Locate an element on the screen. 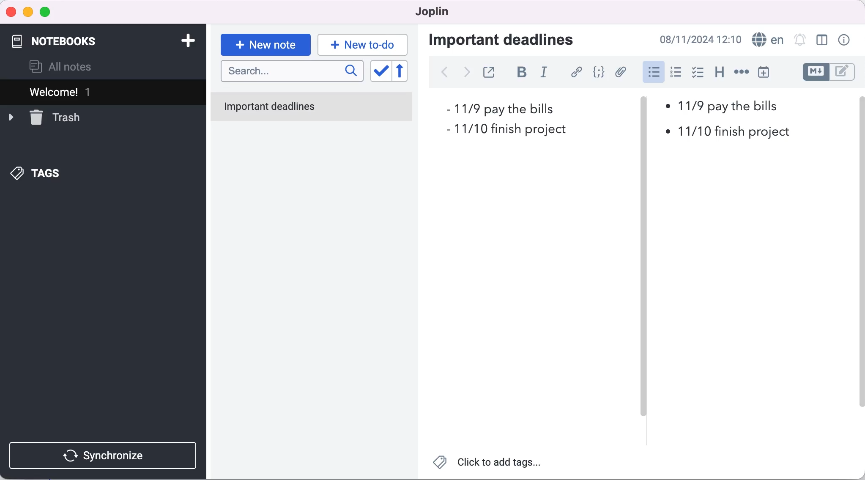 This screenshot has height=480, width=865. toggle editors is located at coordinates (832, 74).